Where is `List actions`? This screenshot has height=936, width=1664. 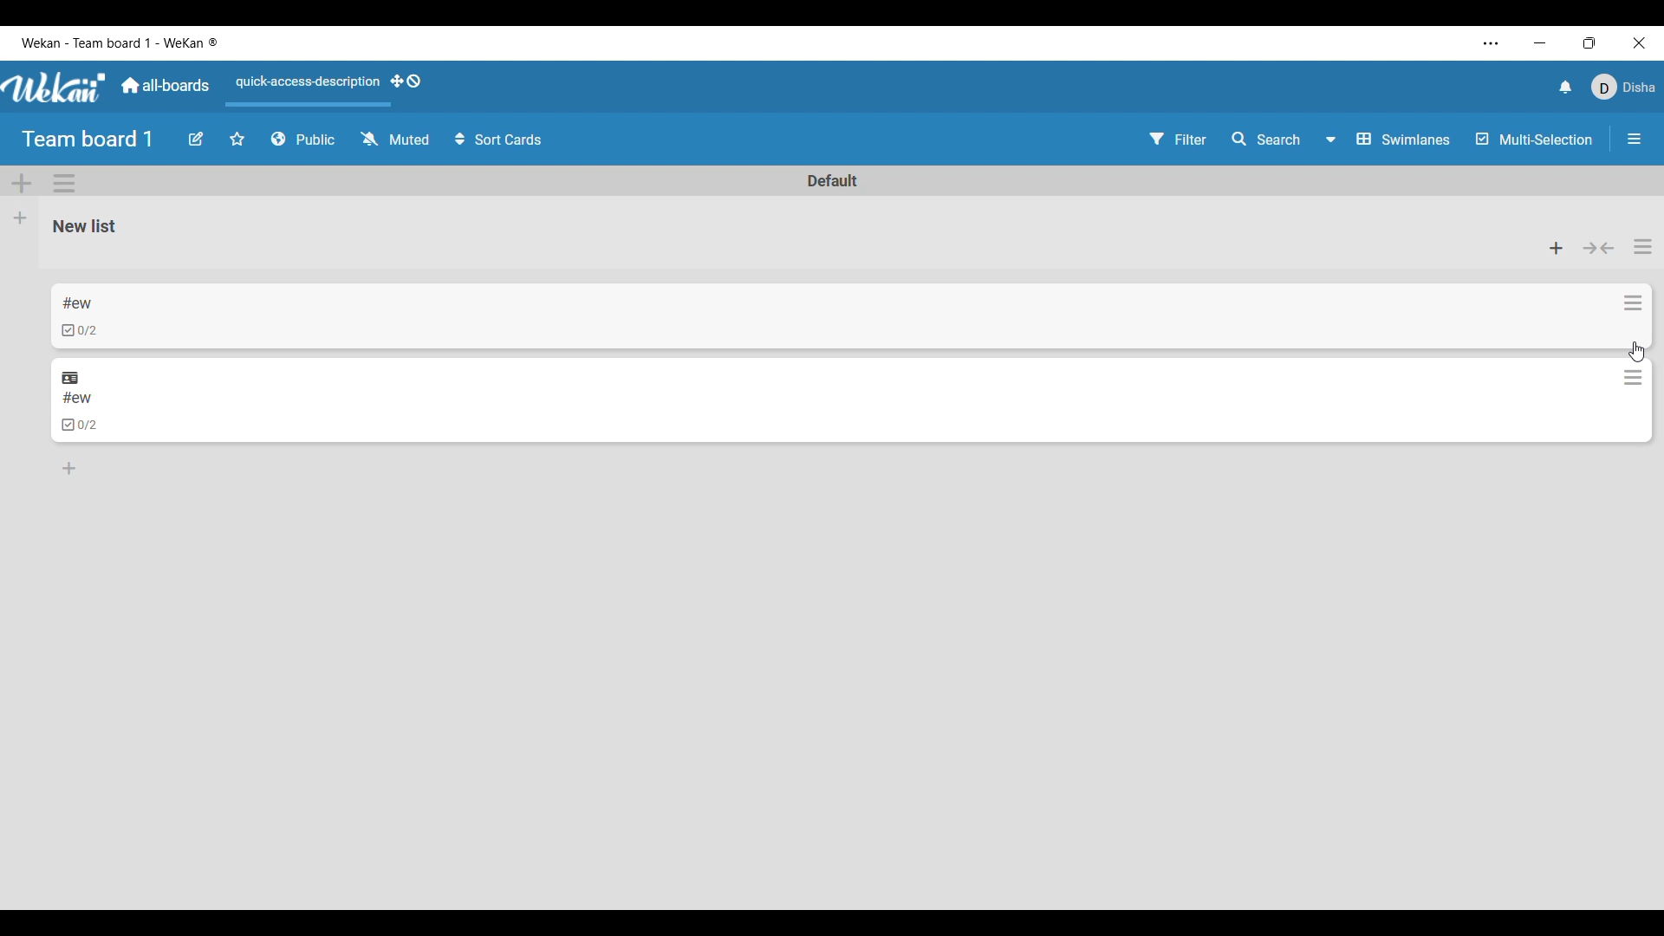
List actions is located at coordinates (1643, 246).